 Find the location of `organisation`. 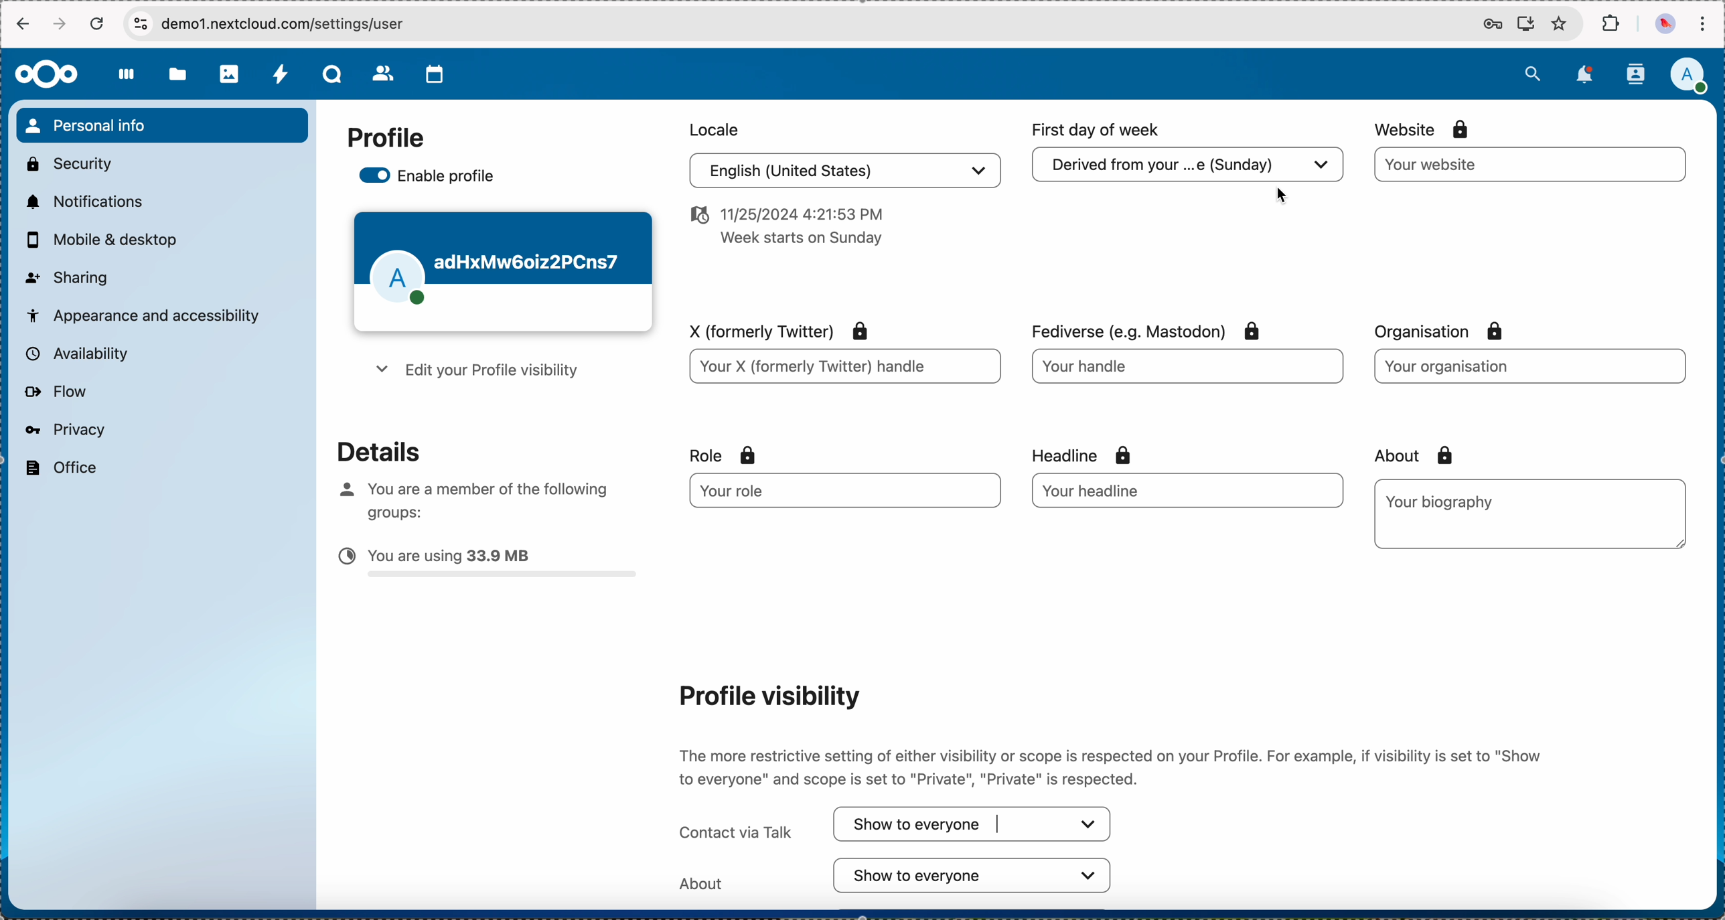

organisation is located at coordinates (1448, 331).